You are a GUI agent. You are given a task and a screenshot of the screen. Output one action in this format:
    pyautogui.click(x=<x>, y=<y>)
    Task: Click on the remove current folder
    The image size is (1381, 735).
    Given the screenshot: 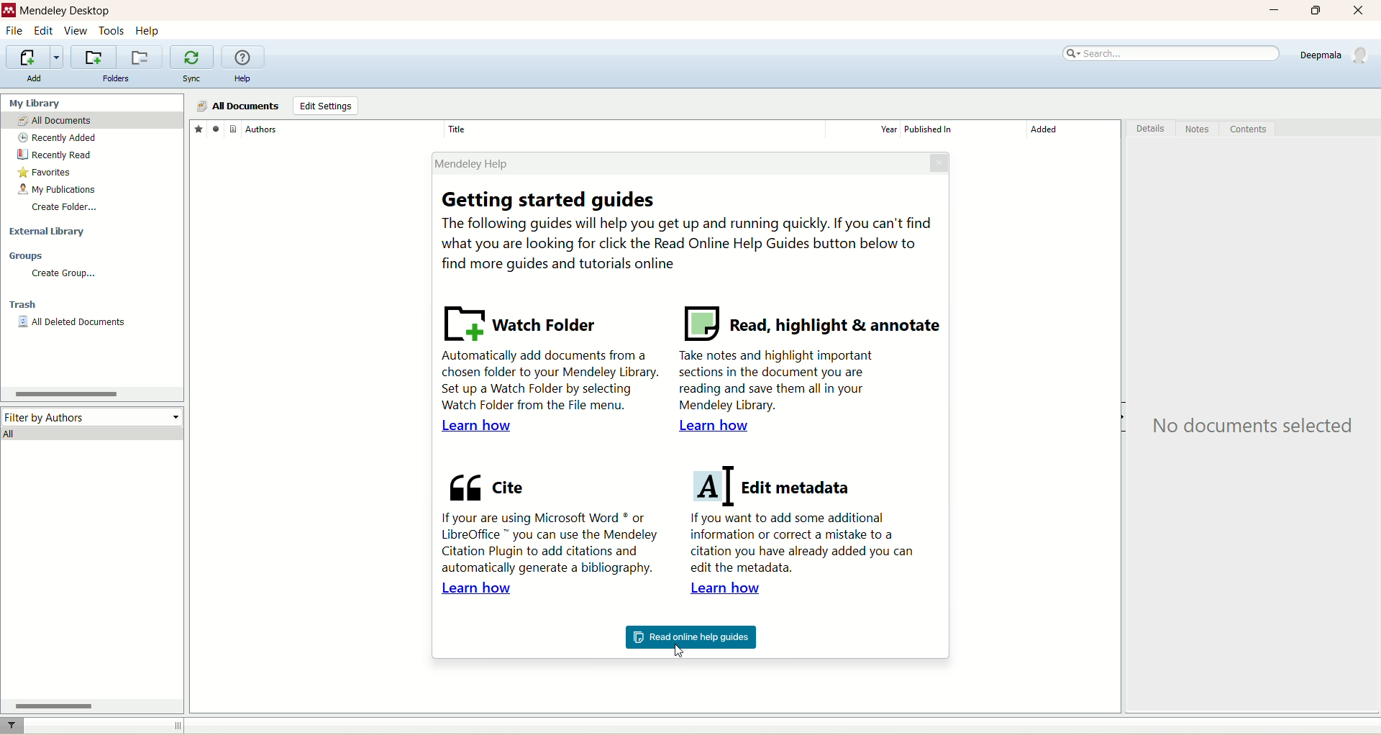 What is the action you would take?
    pyautogui.click(x=139, y=57)
    